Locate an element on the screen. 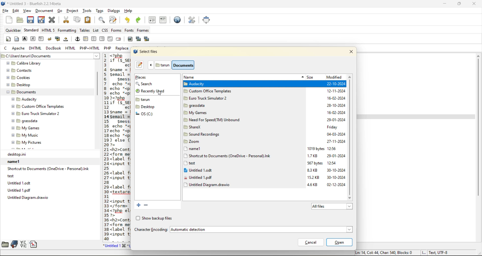 The image size is (482, 256). cut is located at coordinates (66, 20).